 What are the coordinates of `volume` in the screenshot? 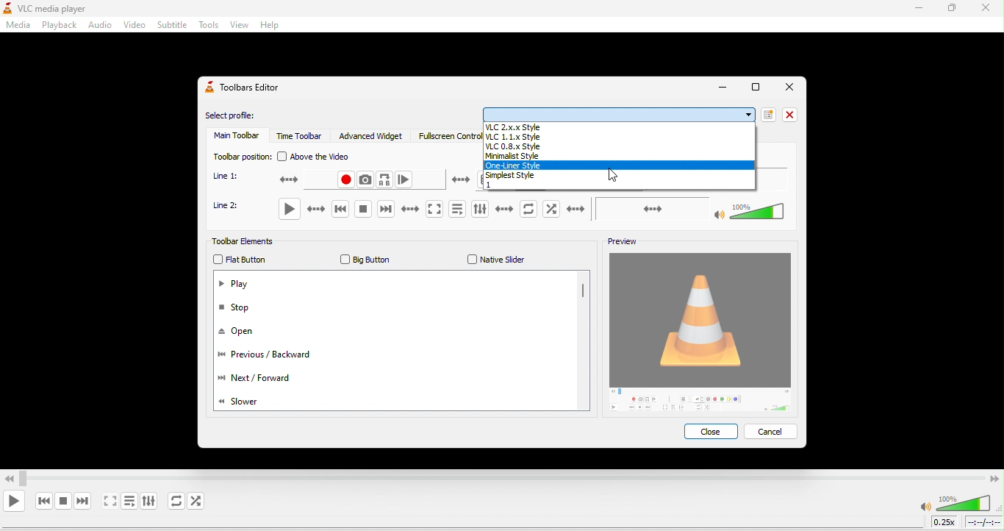 It's located at (956, 502).